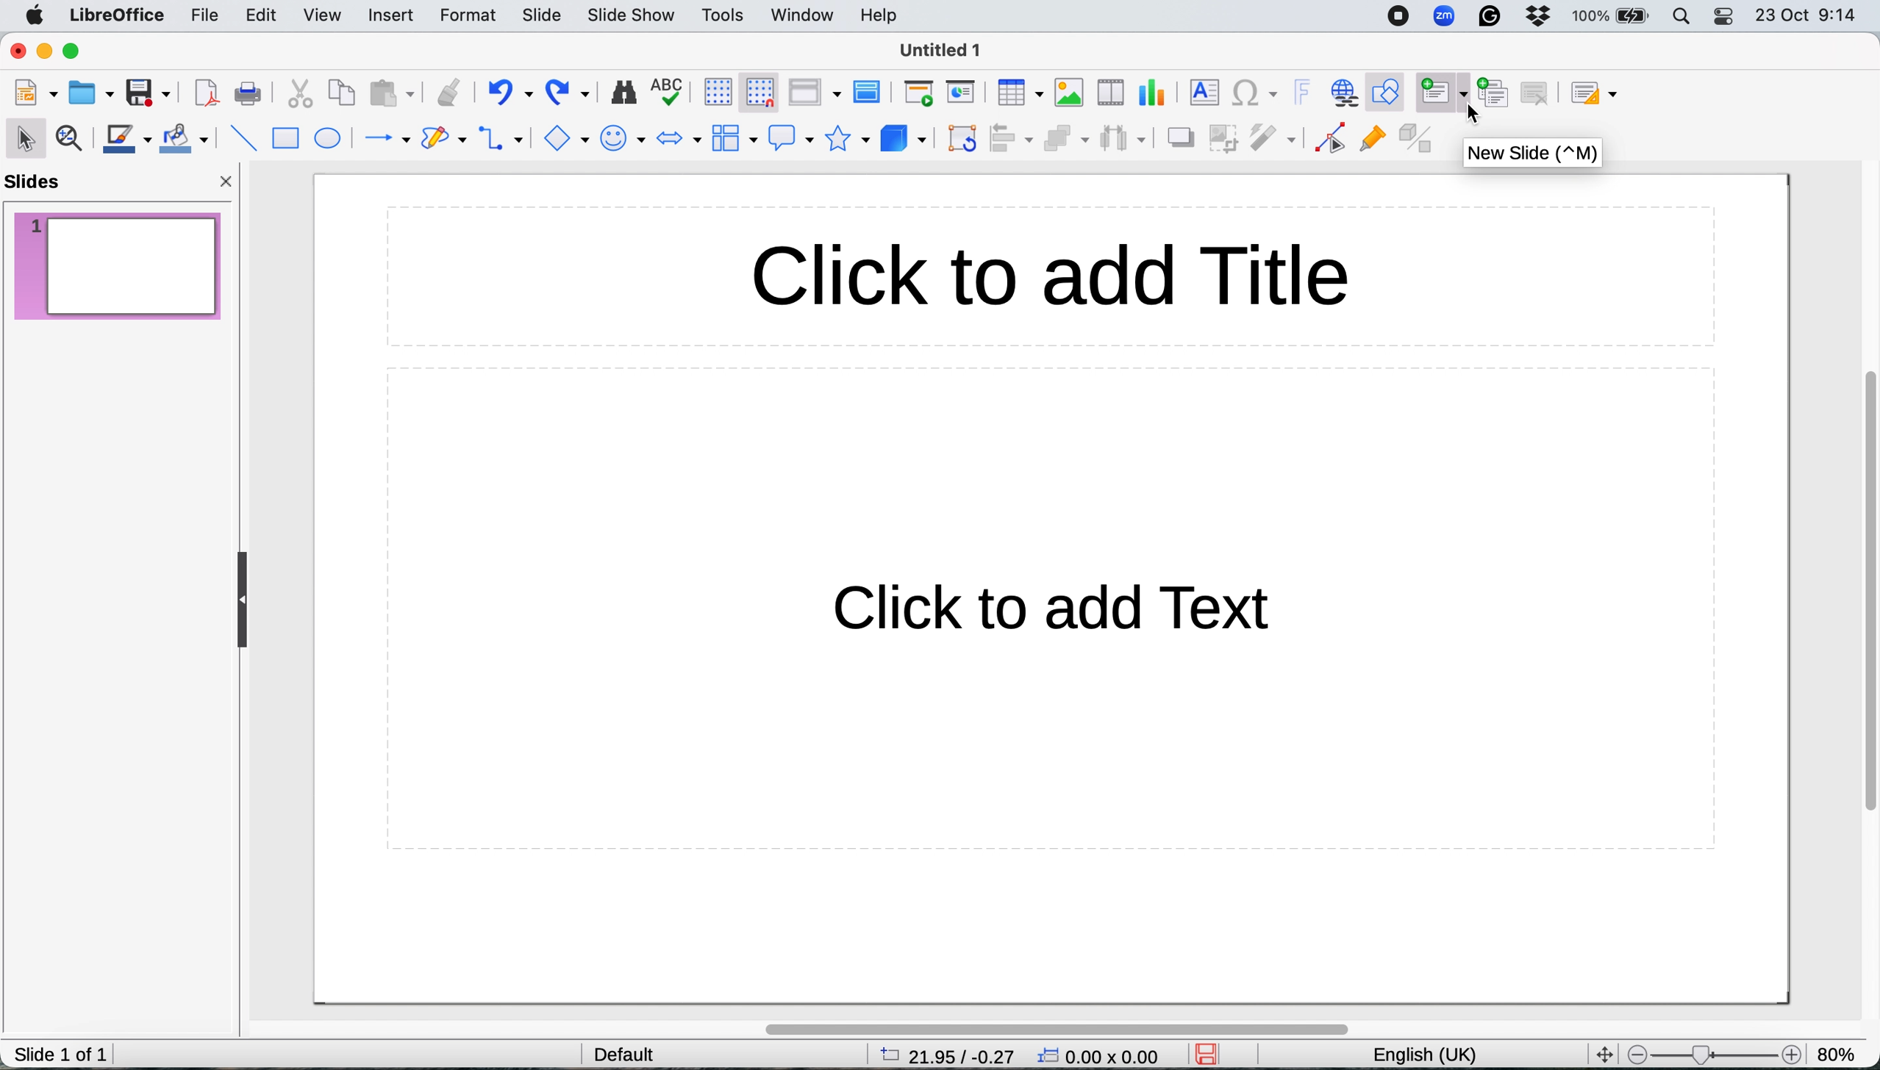 Image resolution: width=1880 pixels, height=1070 pixels. Describe the element at coordinates (115, 15) in the screenshot. I see `libreoffice` at that location.